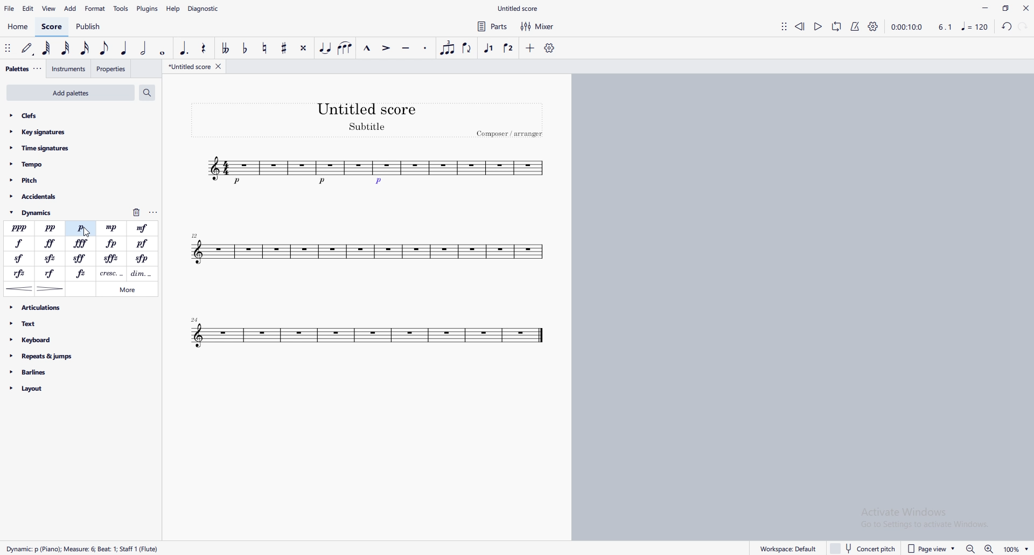  Describe the element at coordinates (836, 26) in the screenshot. I see `loop playback` at that location.